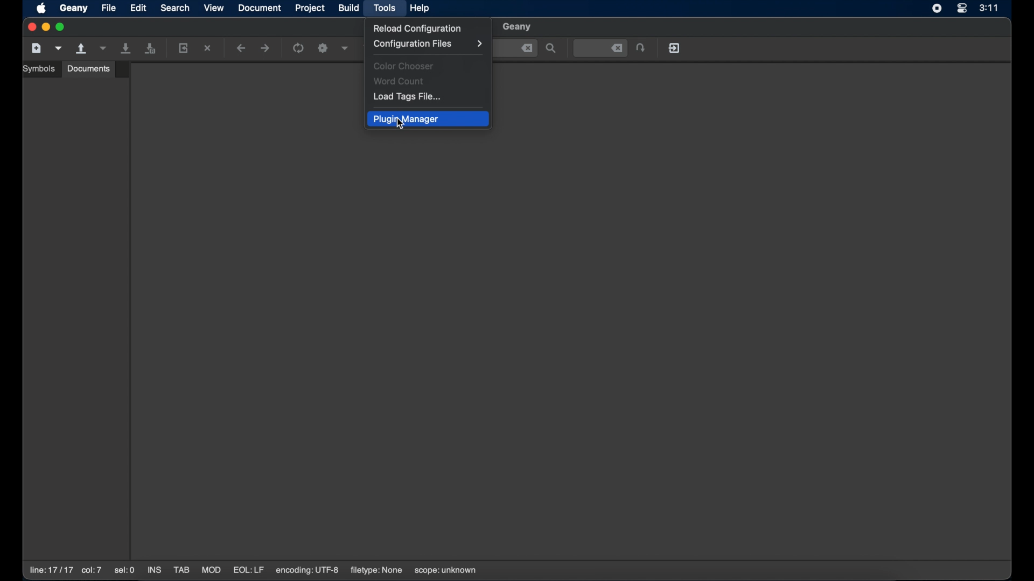 Image resolution: width=1034 pixels, height=581 pixels. Describe the element at coordinates (155, 571) in the screenshot. I see `INS` at that location.